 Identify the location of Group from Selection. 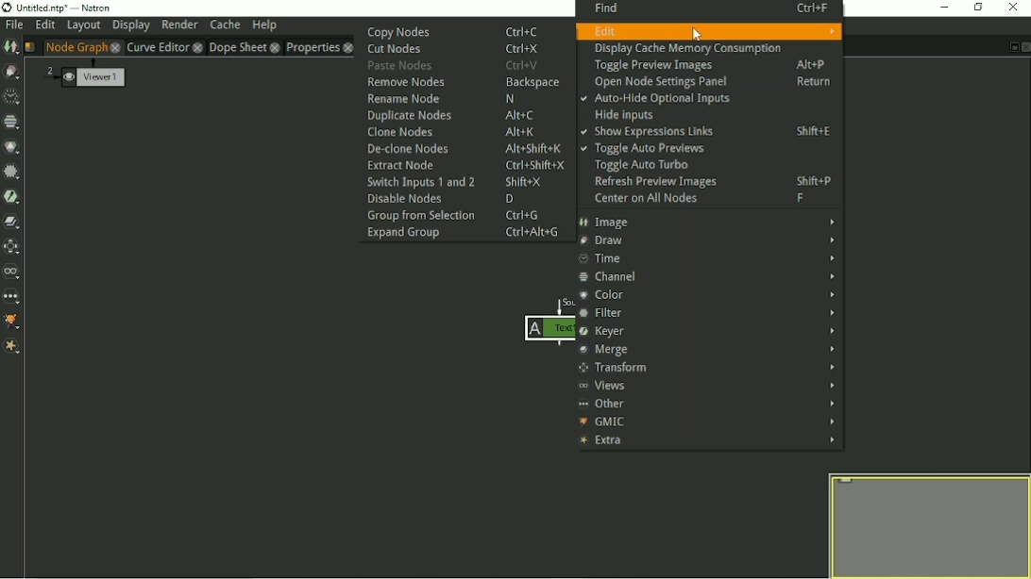
(463, 216).